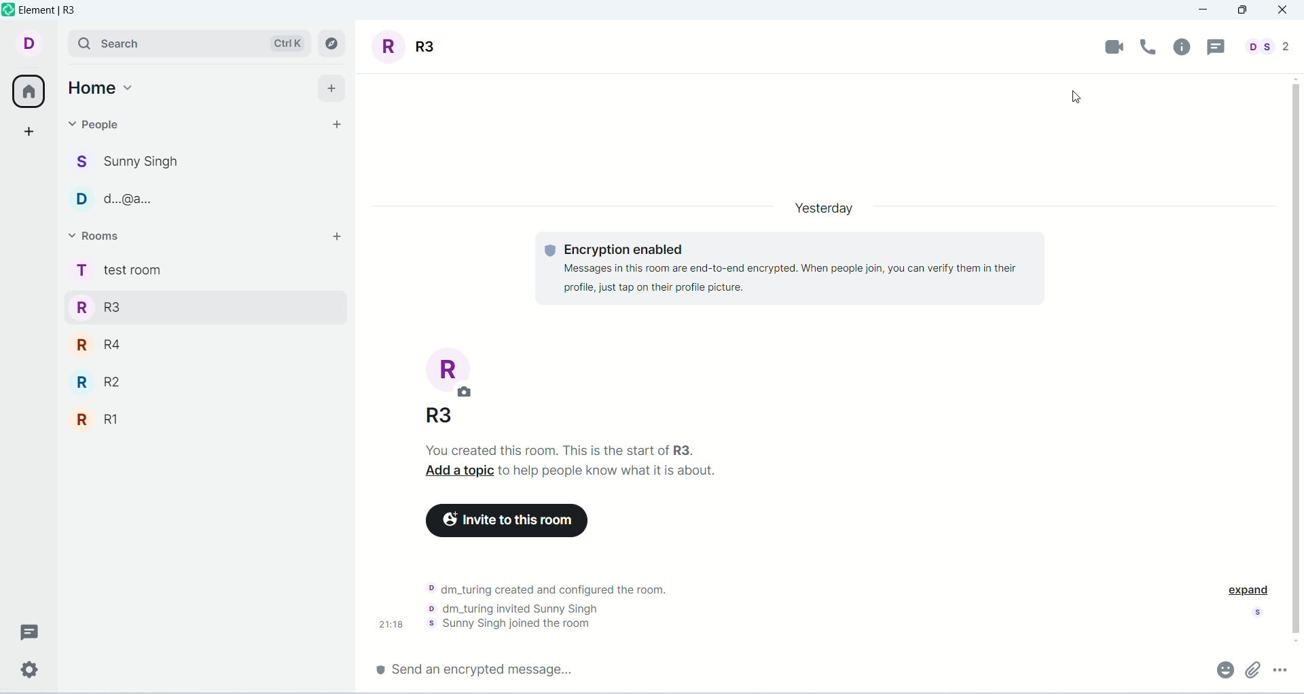 This screenshot has height=694, width=1304. What do you see at coordinates (410, 46) in the screenshot?
I see `room` at bounding box center [410, 46].